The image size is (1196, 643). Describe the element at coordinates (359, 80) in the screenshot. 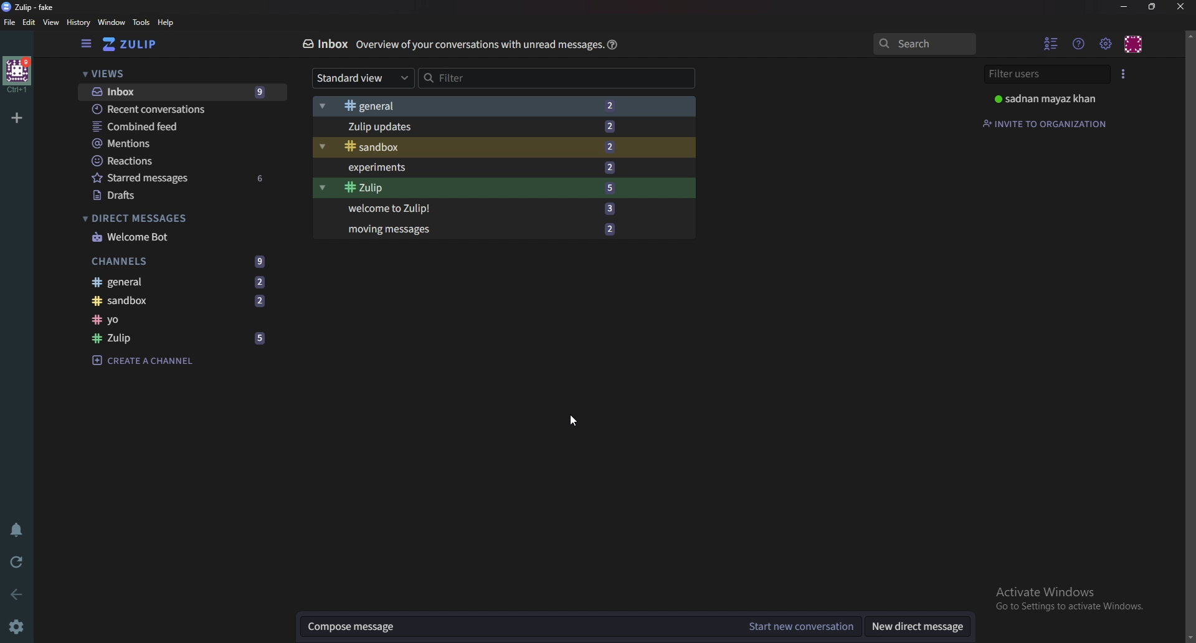

I see `Standard view` at that location.